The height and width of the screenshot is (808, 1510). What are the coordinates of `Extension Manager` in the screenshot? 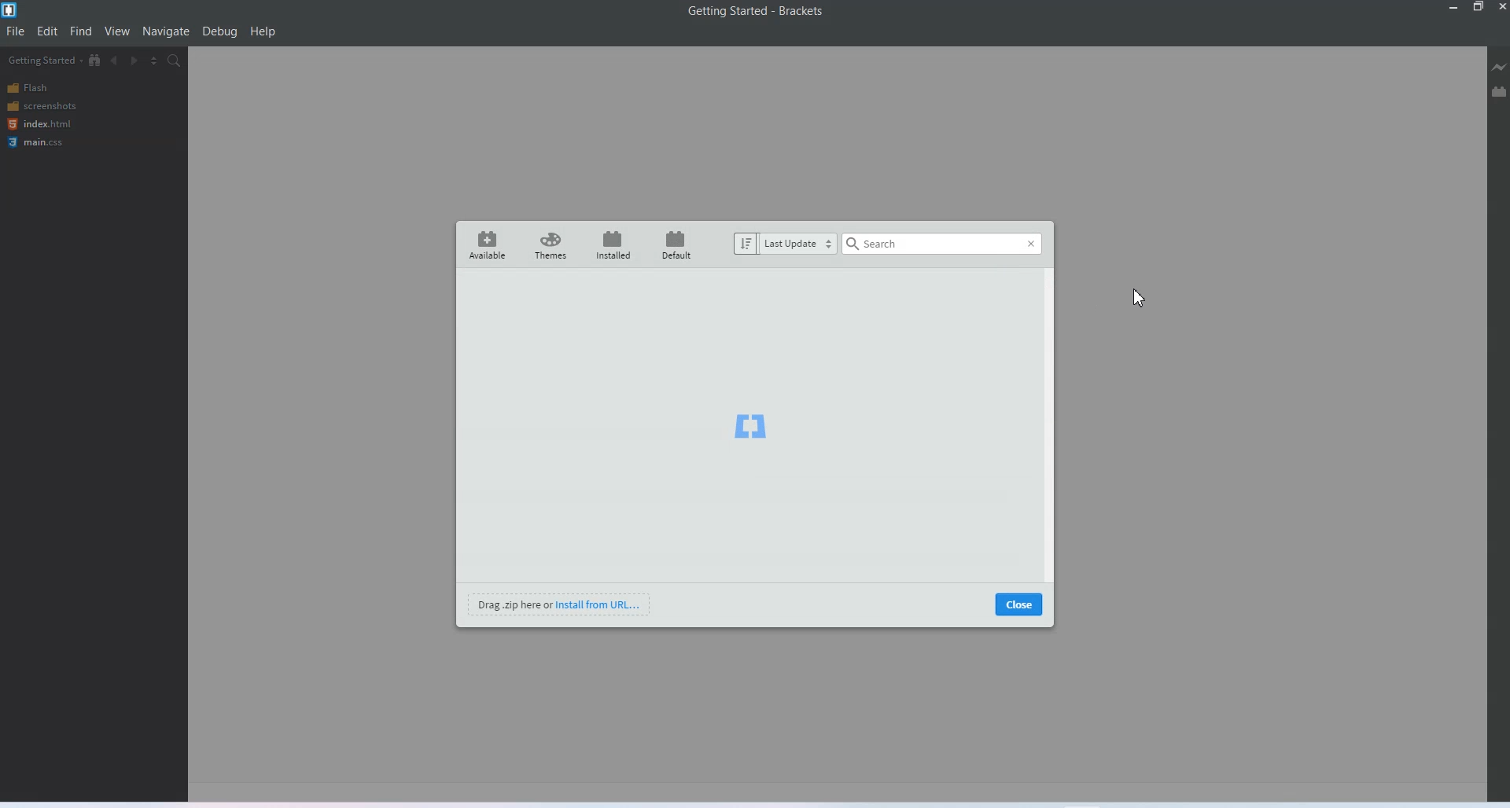 It's located at (1500, 91).